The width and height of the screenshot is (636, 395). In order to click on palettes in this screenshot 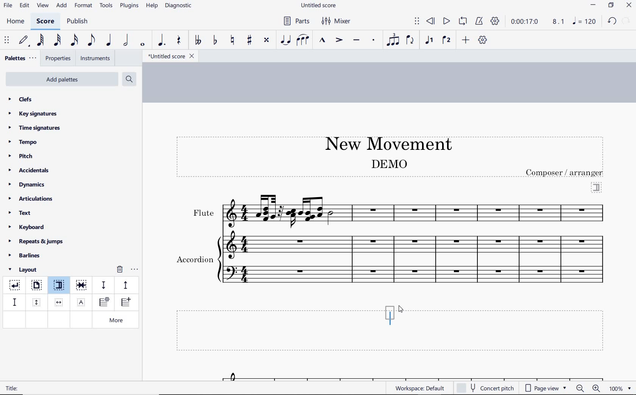, I will do `click(20, 59)`.